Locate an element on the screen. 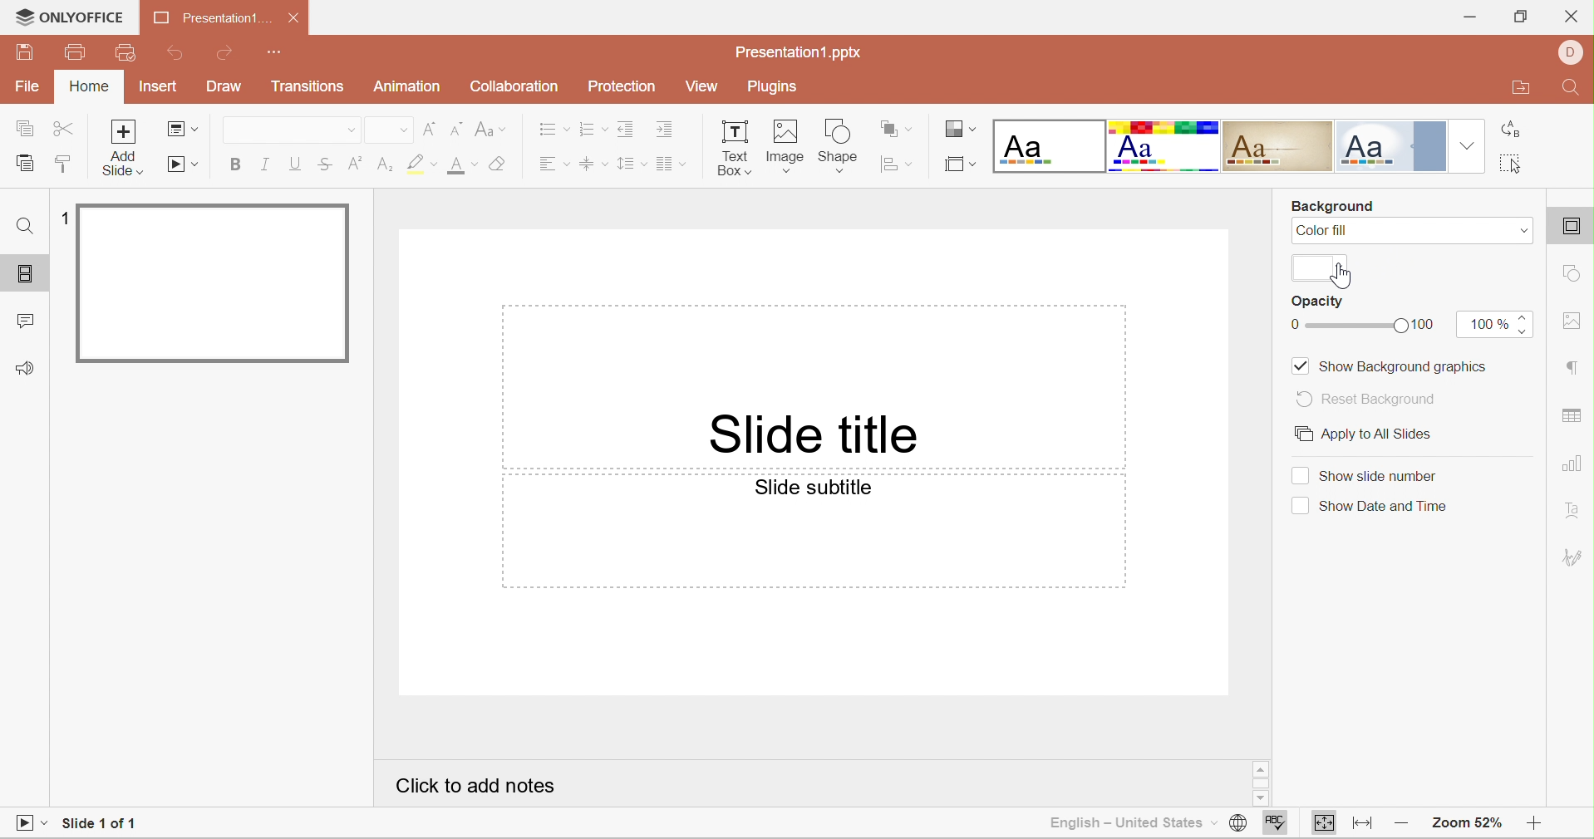 Image resolution: width=1594 pixels, height=839 pixels. Fit to width is located at coordinates (1365, 825).